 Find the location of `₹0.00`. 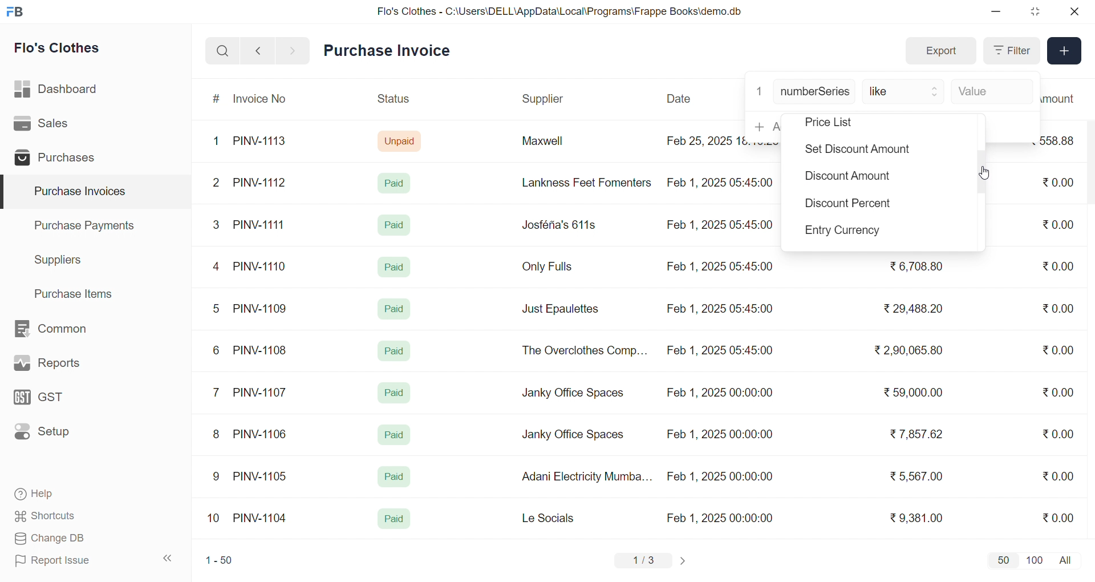

₹0.00 is located at coordinates (1058, 517).